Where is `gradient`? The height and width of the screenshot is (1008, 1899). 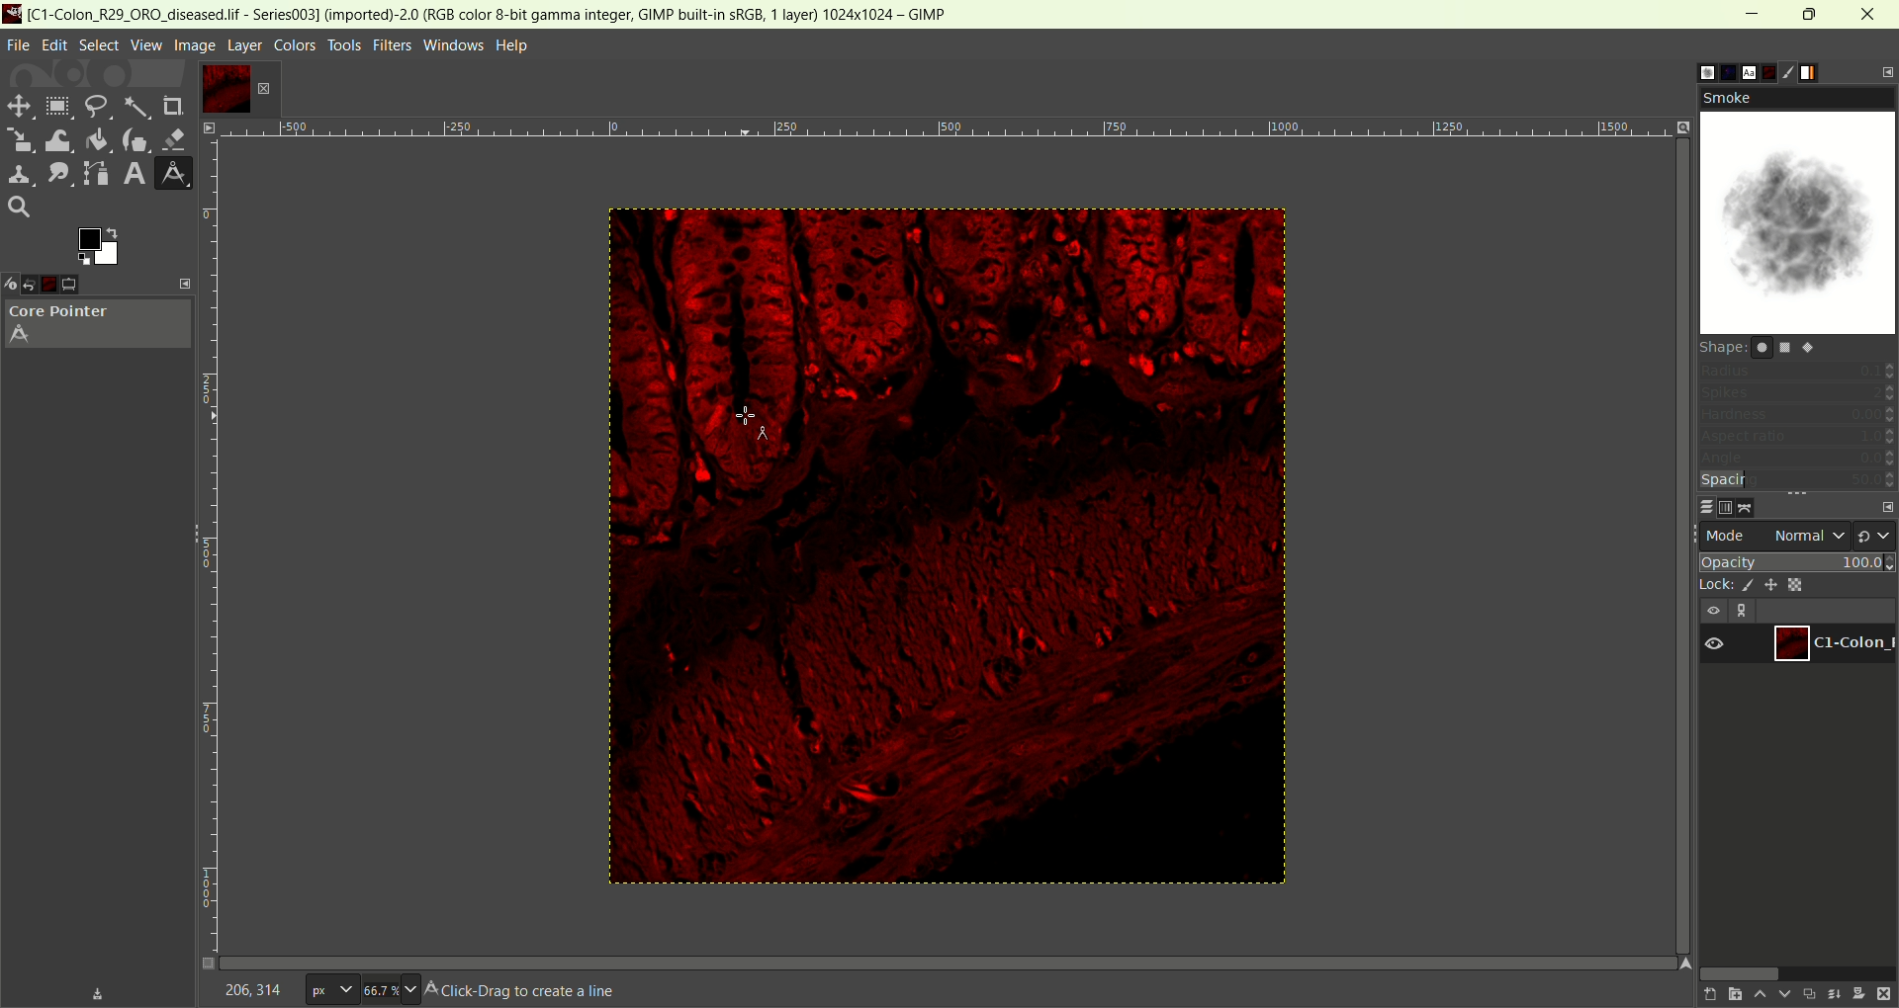 gradient is located at coordinates (1822, 71).